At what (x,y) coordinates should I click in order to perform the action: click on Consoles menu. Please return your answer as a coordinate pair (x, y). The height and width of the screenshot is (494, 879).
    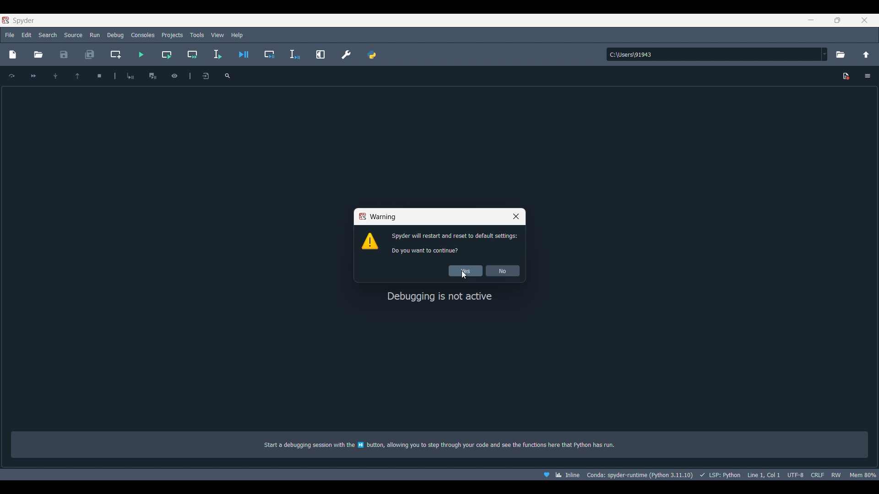
    Looking at the image, I should click on (143, 35).